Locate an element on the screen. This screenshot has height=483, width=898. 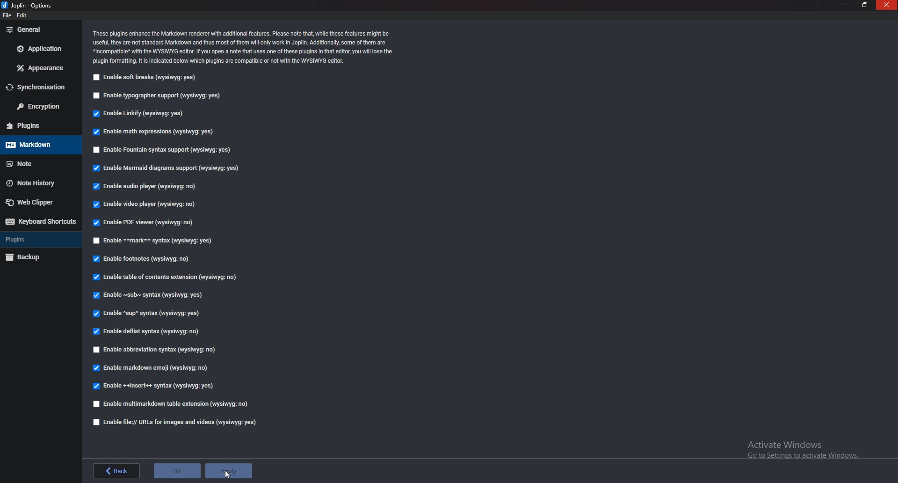
Info is located at coordinates (245, 47).